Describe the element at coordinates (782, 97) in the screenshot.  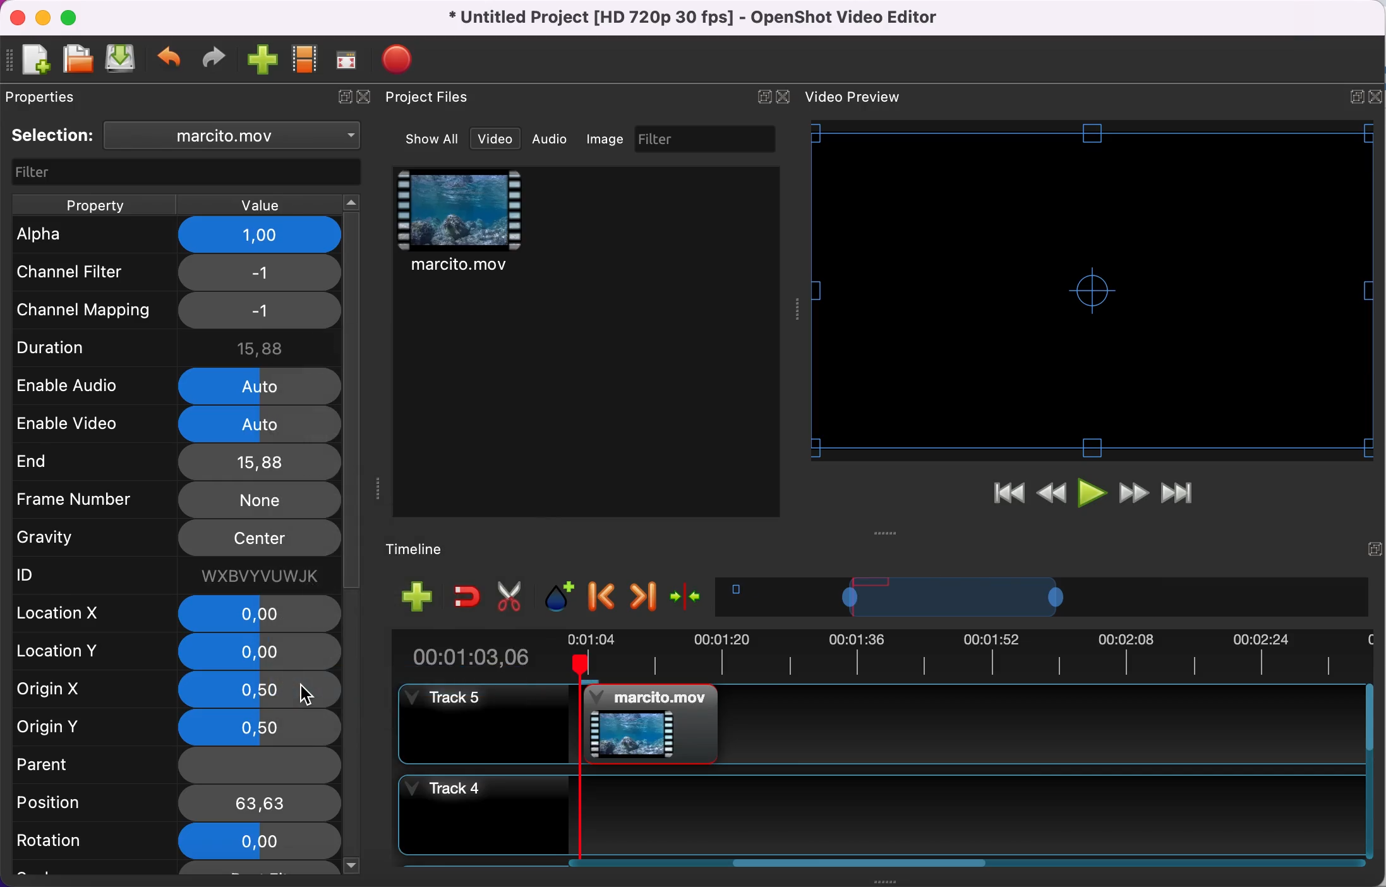
I see `Close` at that location.